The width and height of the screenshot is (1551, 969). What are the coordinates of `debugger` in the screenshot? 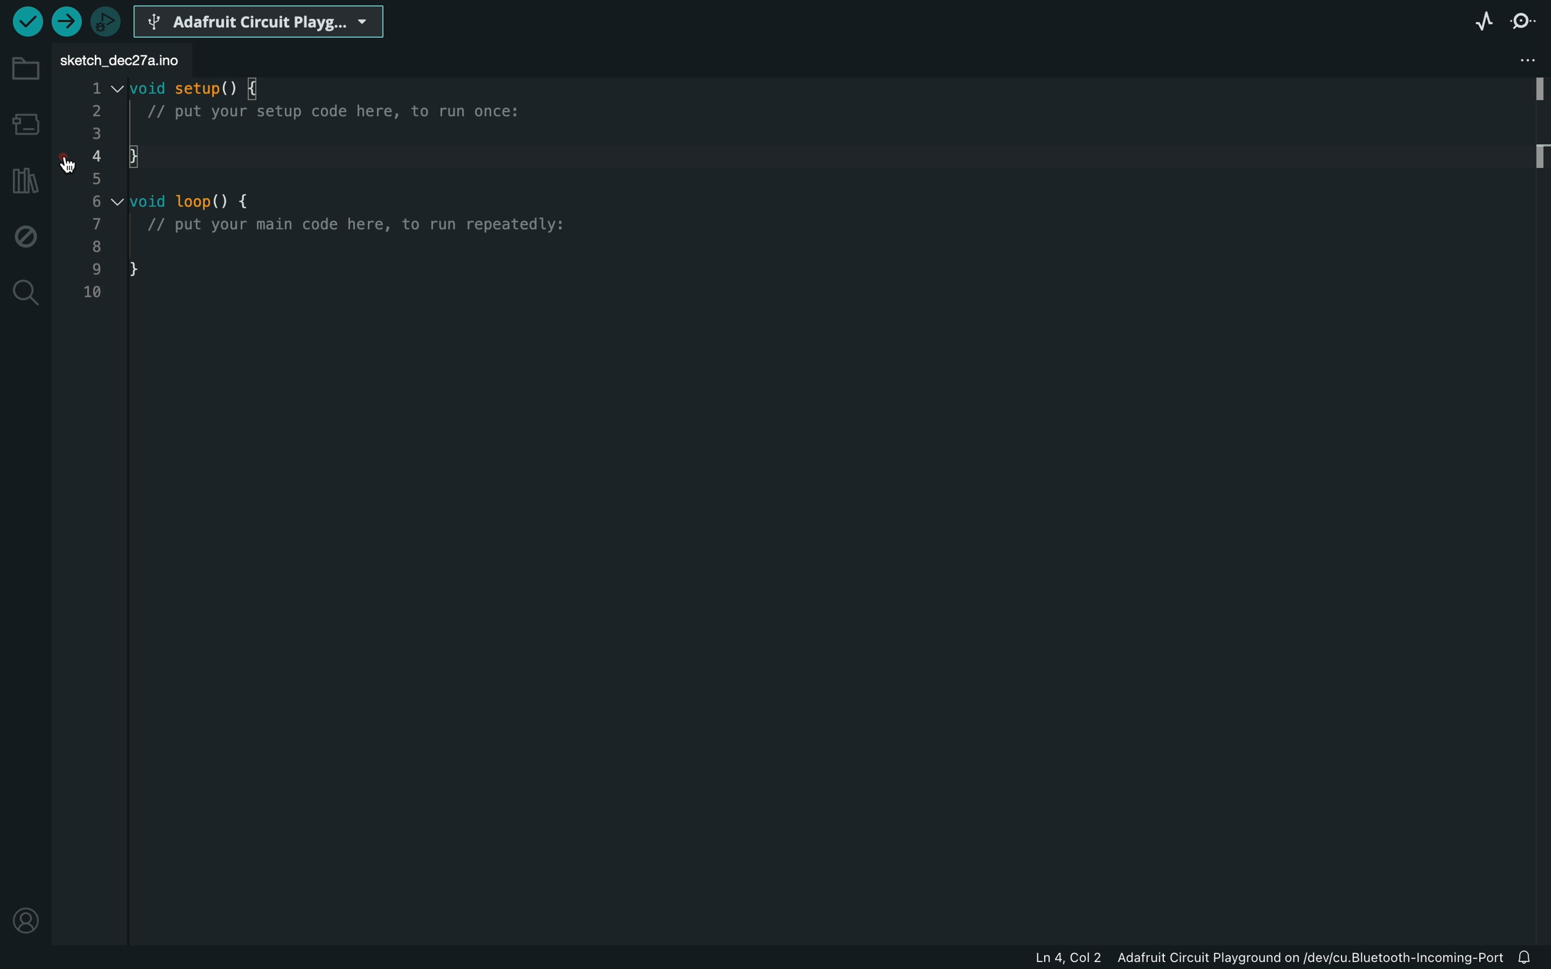 It's located at (105, 19).